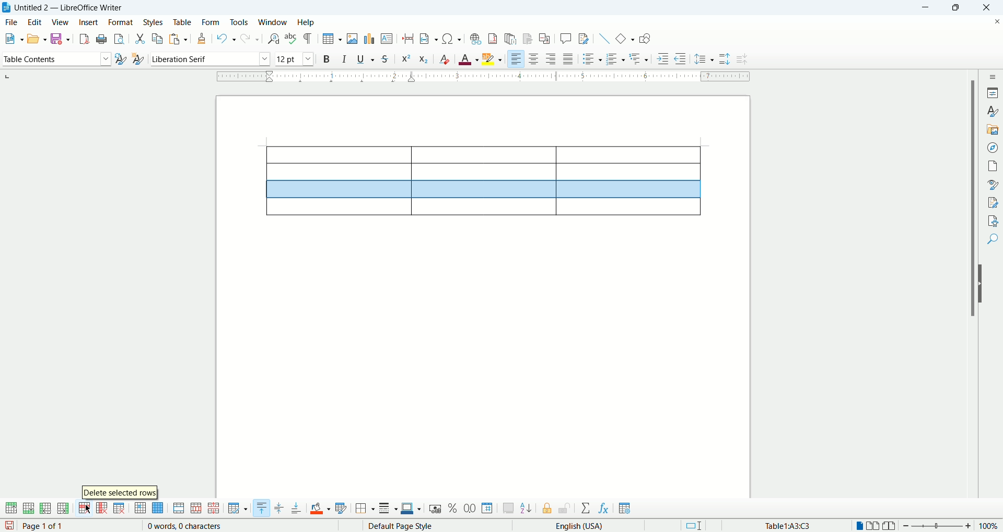  I want to click on undo, so click(227, 39).